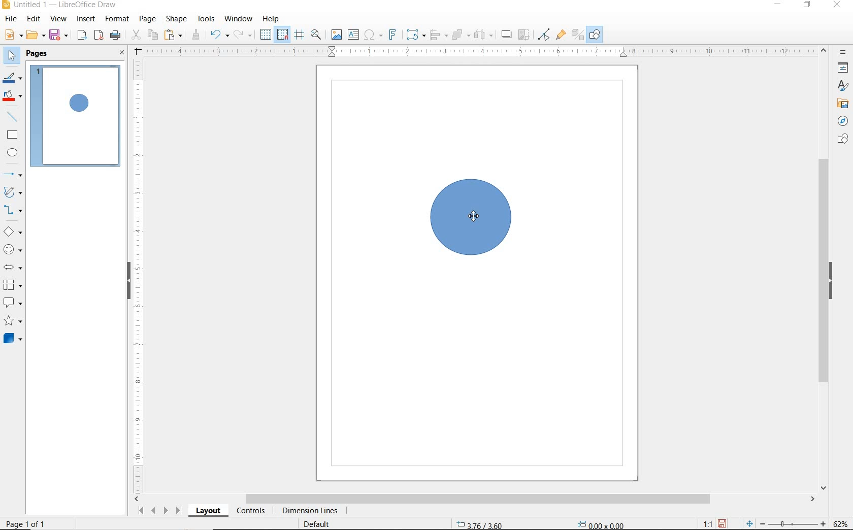 The image size is (853, 530). What do you see at coordinates (837, 6) in the screenshot?
I see `CLOSE` at bounding box center [837, 6].